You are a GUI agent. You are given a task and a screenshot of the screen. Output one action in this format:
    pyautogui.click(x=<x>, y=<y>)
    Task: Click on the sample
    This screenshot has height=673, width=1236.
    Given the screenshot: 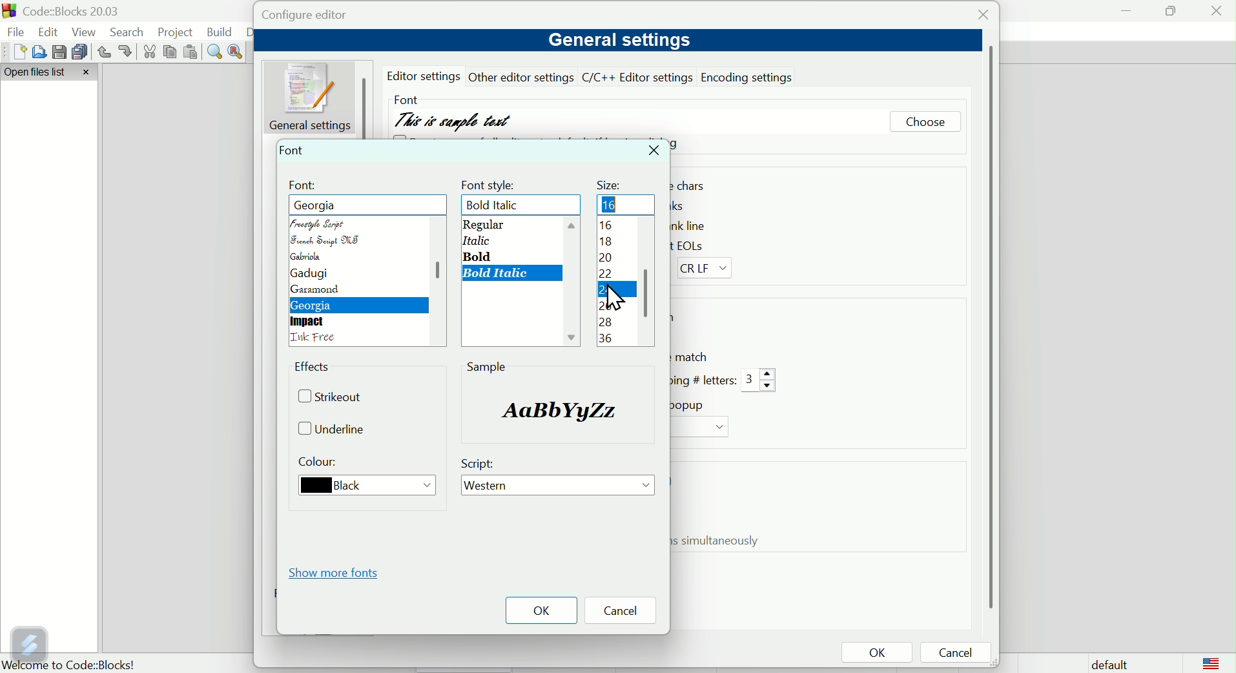 What is the action you would take?
    pyautogui.click(x=552, y=409)
    